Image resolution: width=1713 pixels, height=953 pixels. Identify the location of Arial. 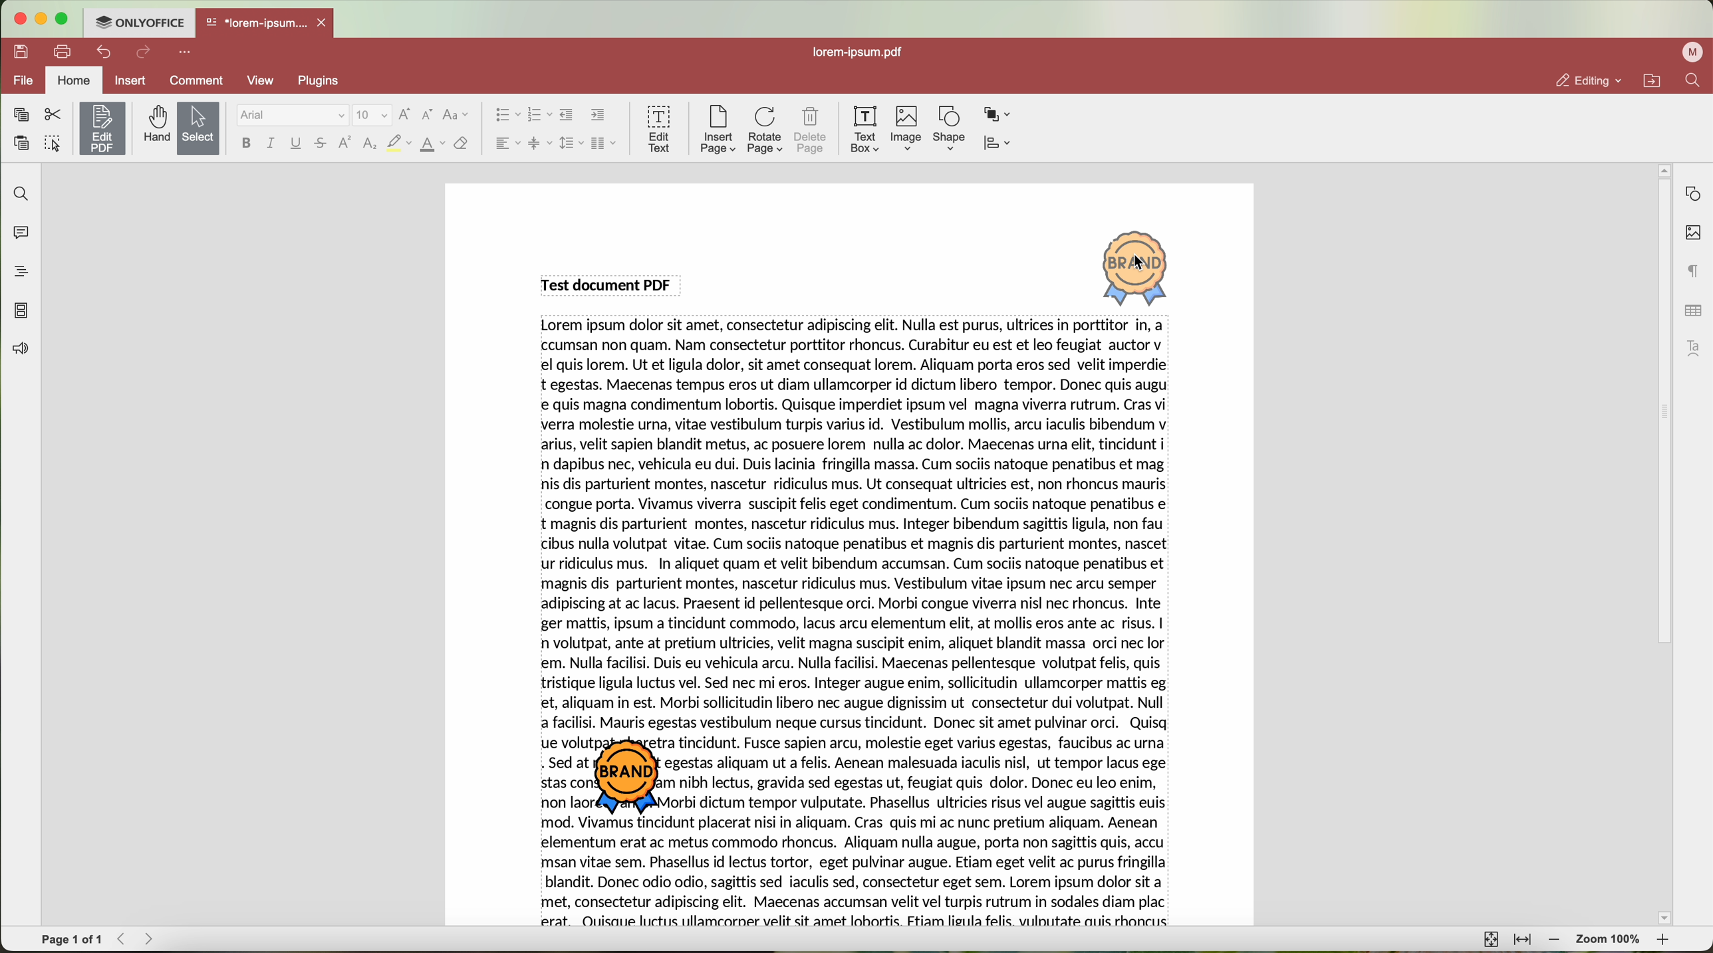
(291, 116).